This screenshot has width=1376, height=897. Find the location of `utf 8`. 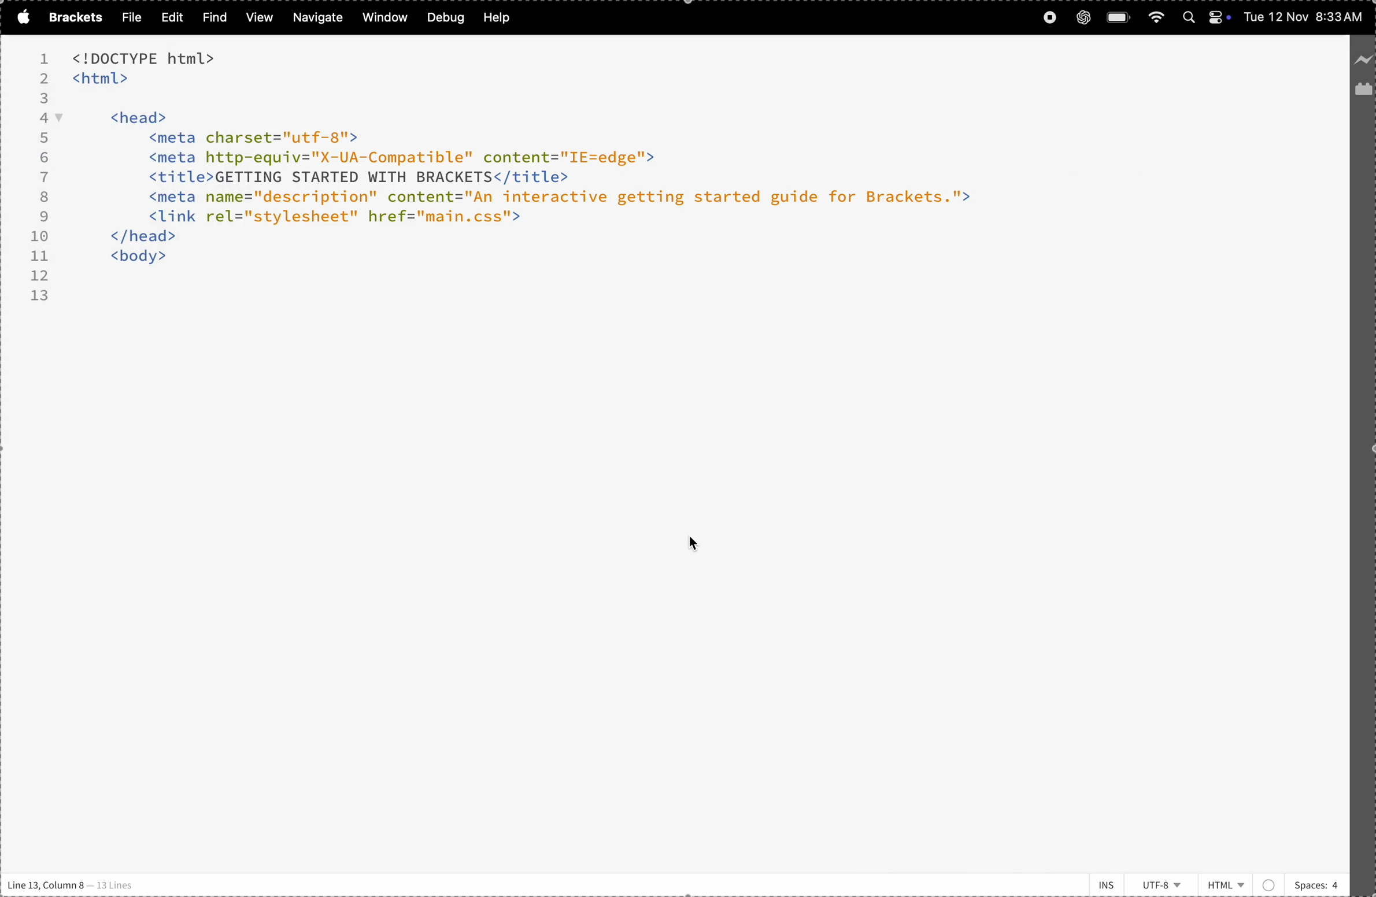

utf 8 is located at coordinates (1163, 885).